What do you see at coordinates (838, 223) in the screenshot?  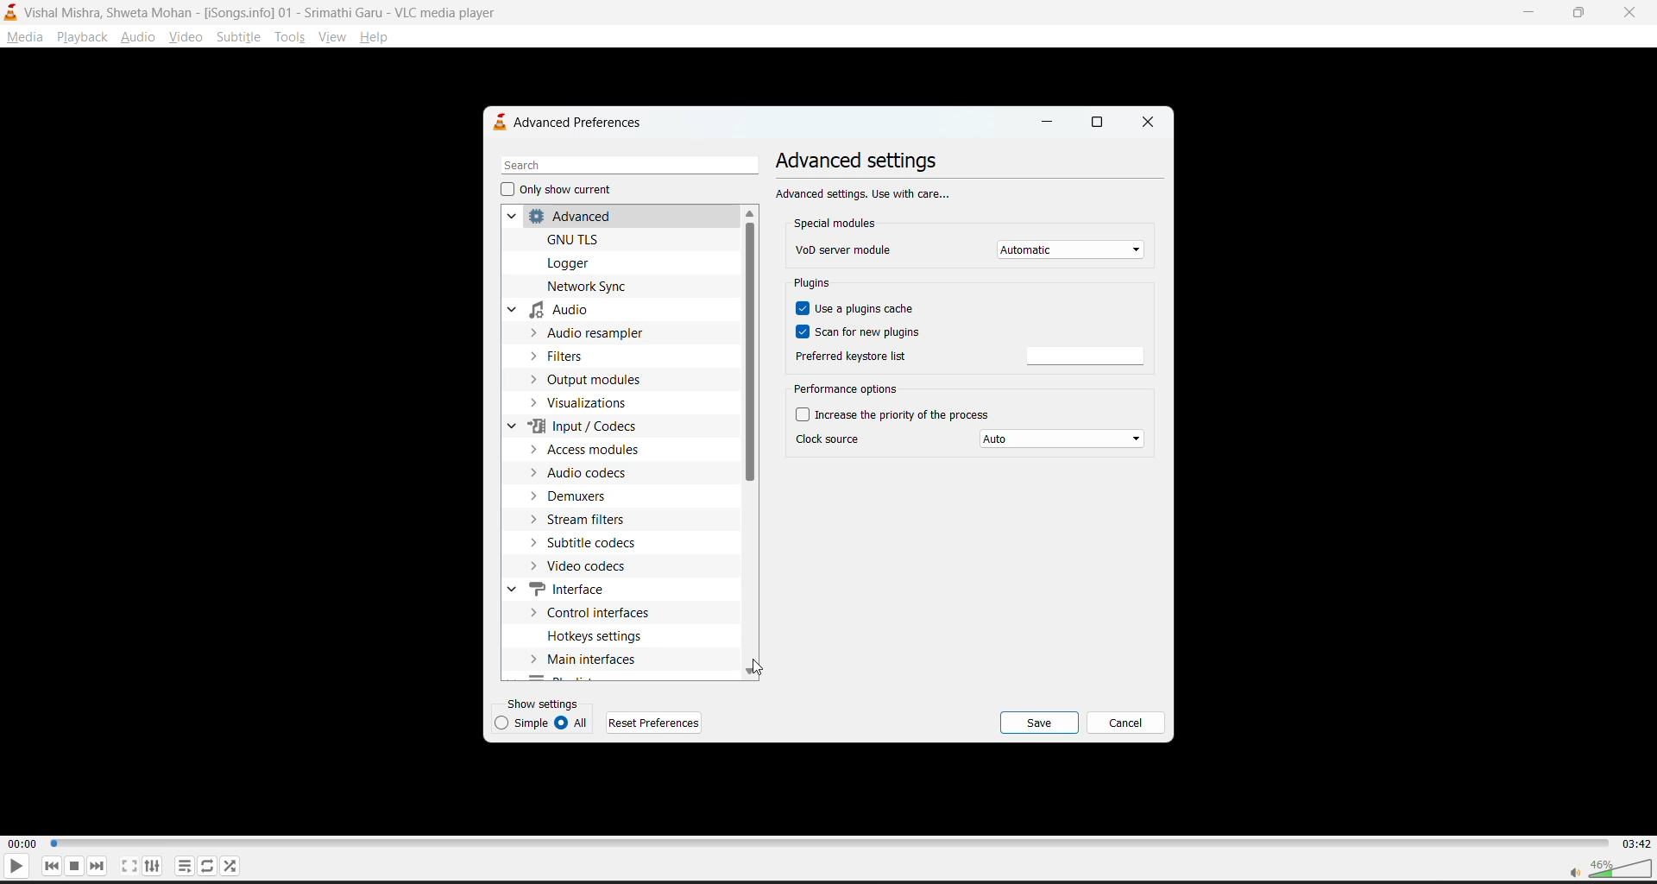 I see `special modules` at bounding box center [838, 223].